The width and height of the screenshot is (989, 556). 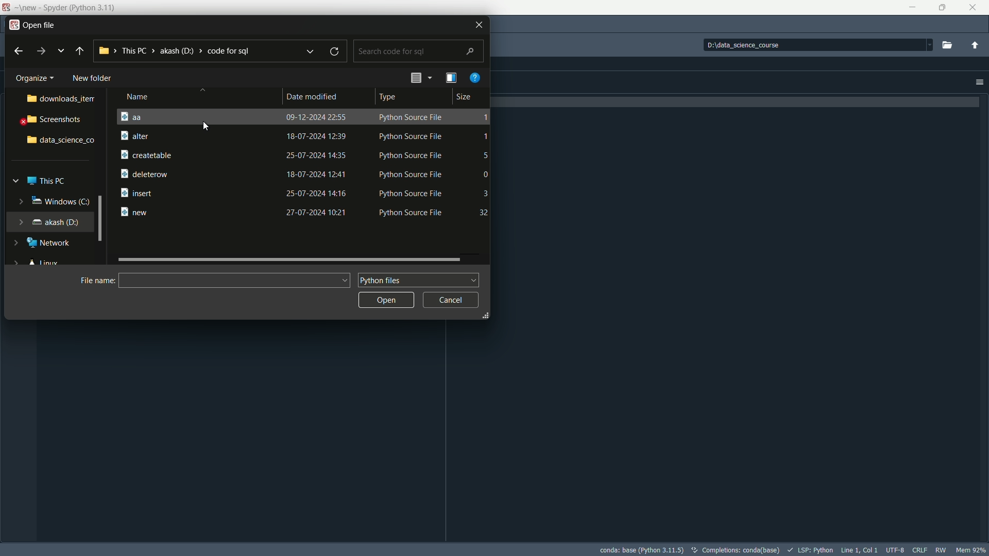 What do you see at coordinates (643, 550) in the screenshot?
I see `python interpretor` at bounding box center [643, 550].